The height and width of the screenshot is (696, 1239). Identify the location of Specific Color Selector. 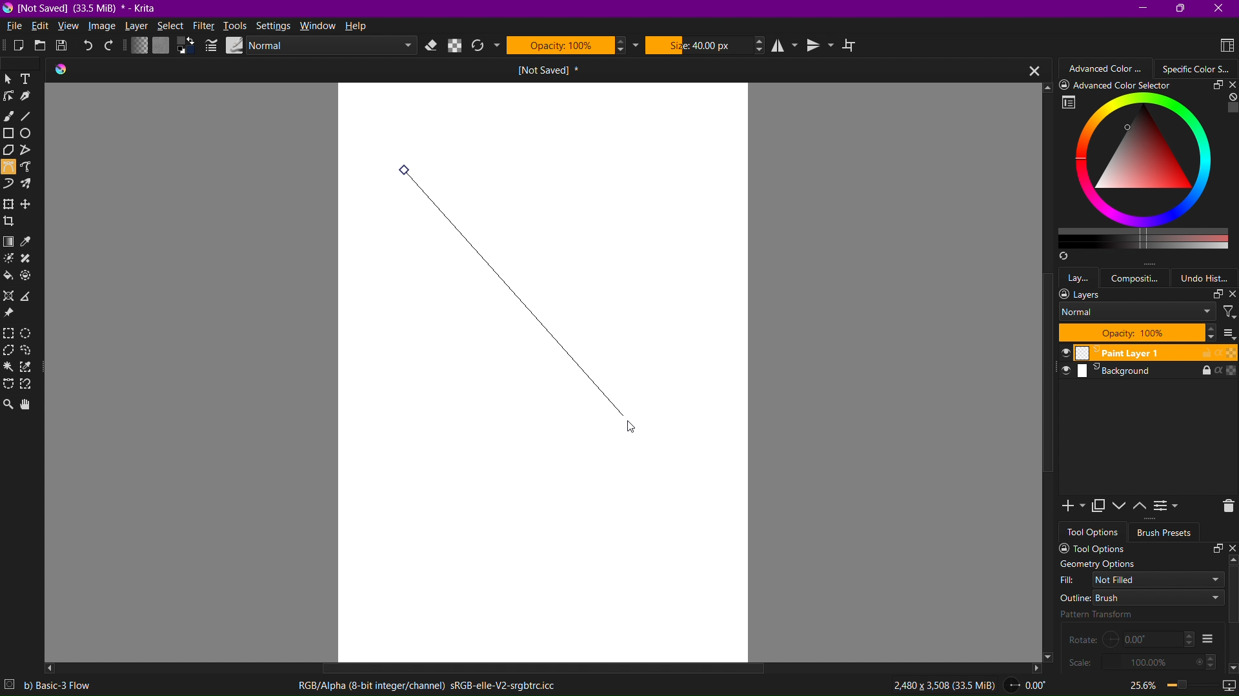
(1145, 172).